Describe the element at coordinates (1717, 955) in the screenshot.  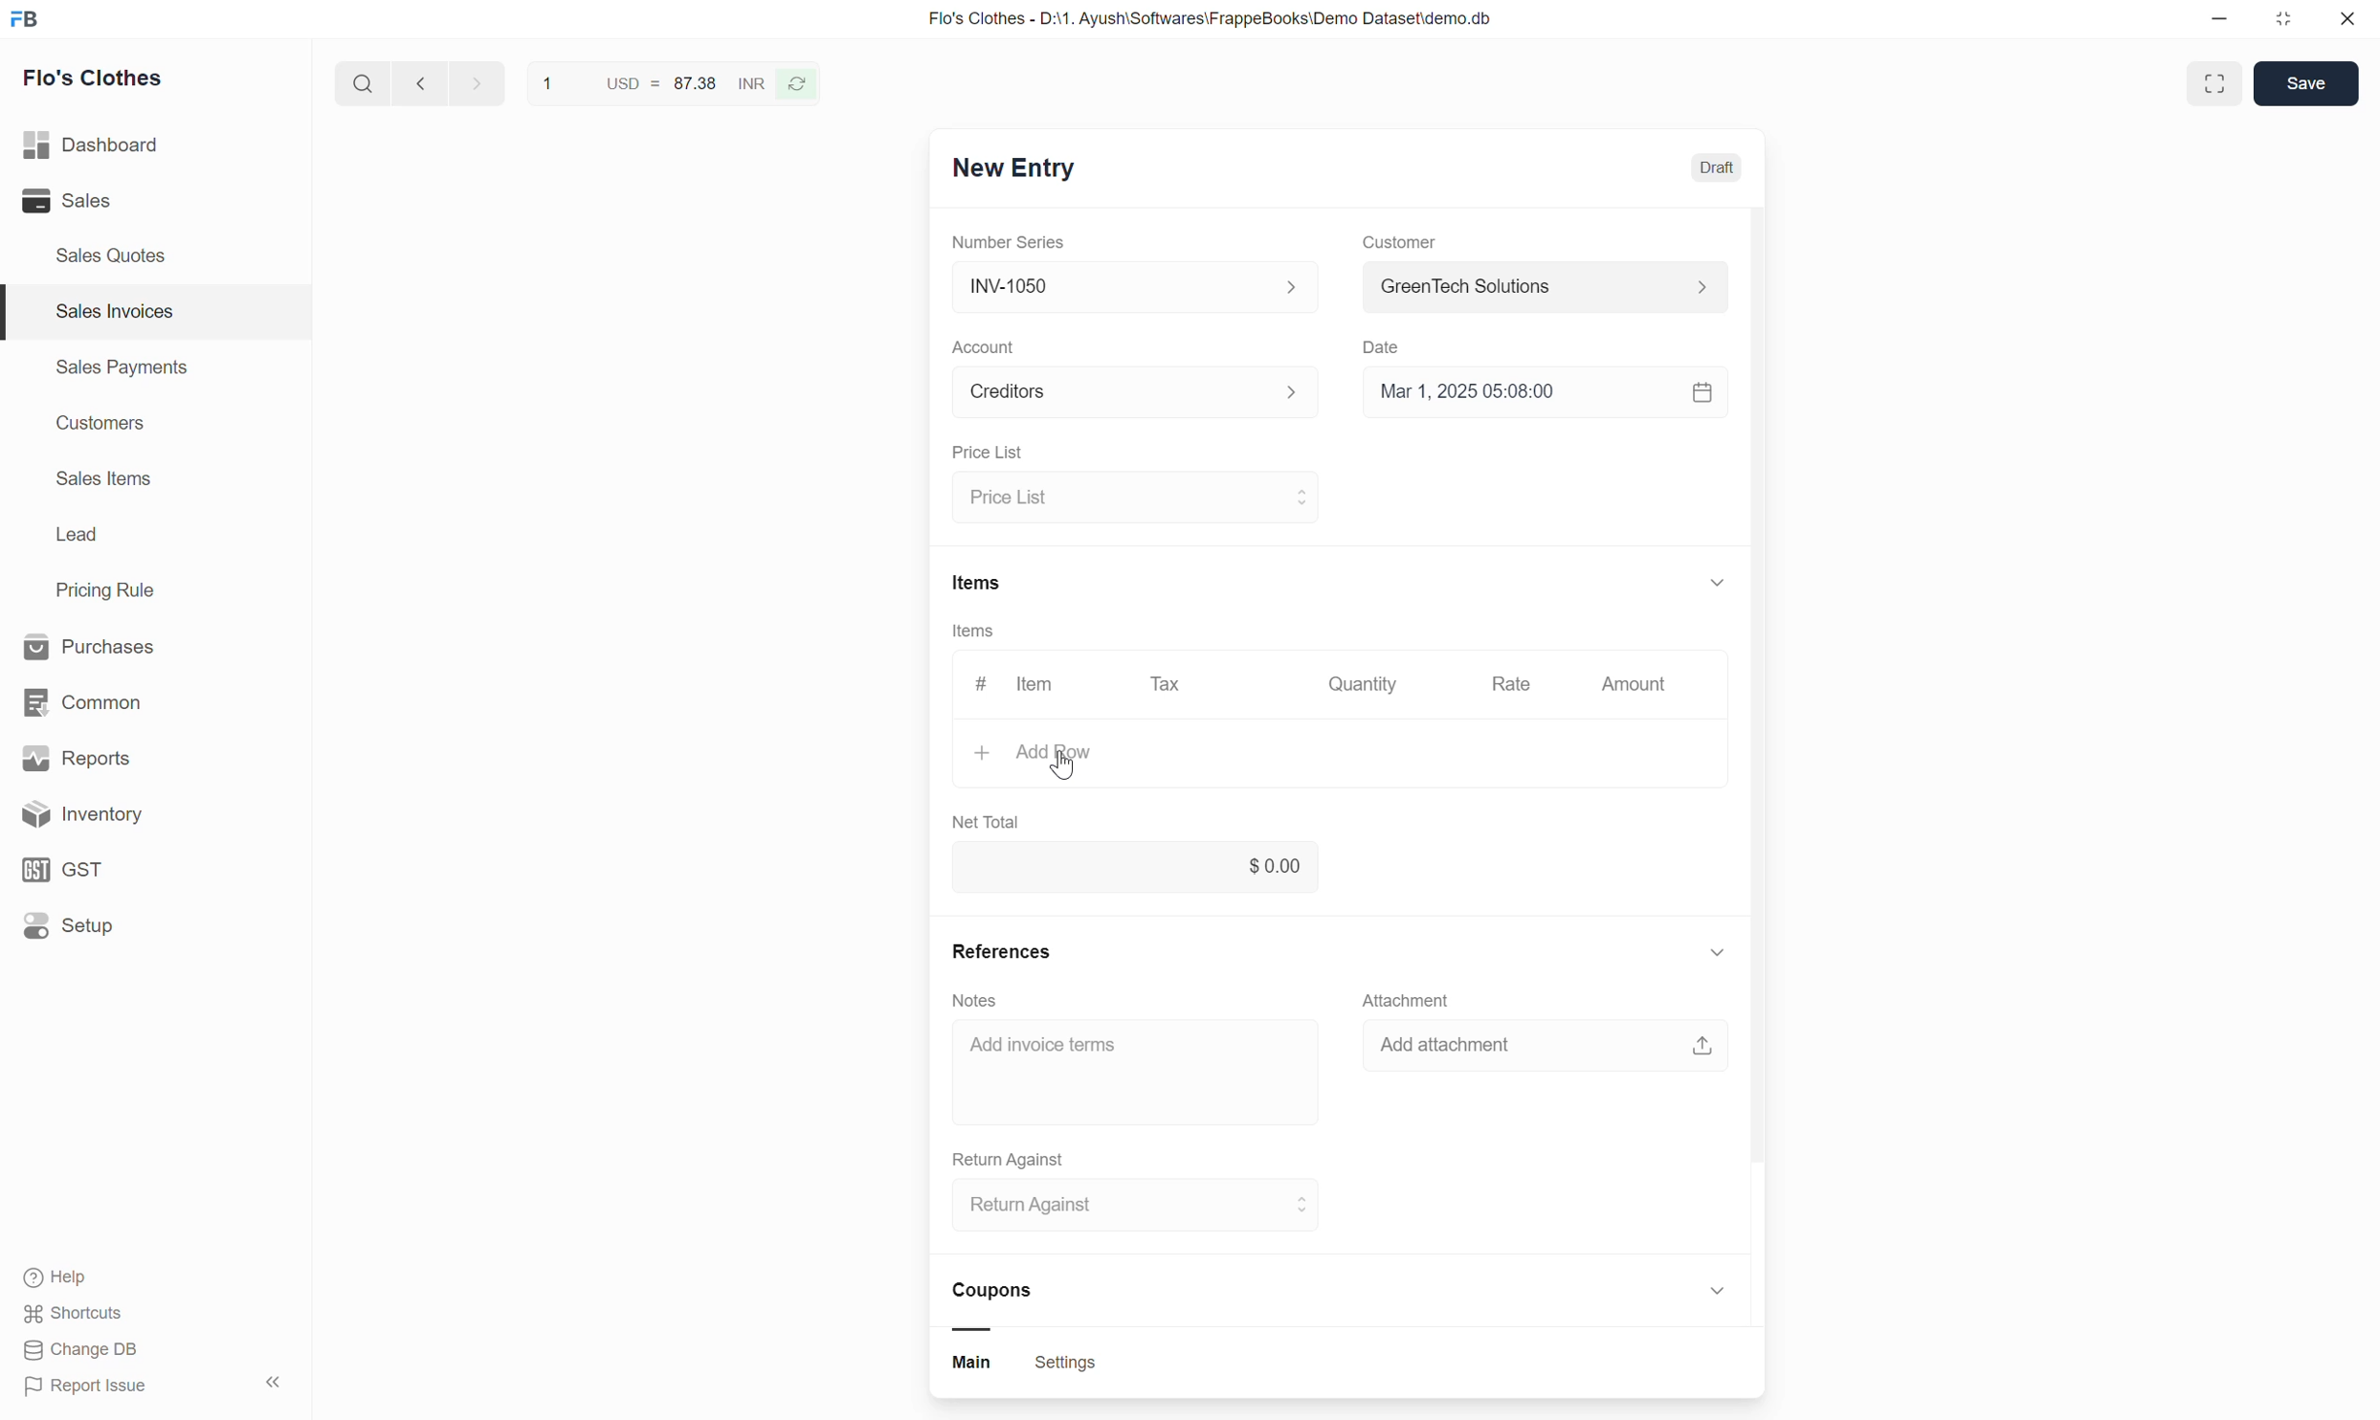
I see `show or hide references ` at that location.